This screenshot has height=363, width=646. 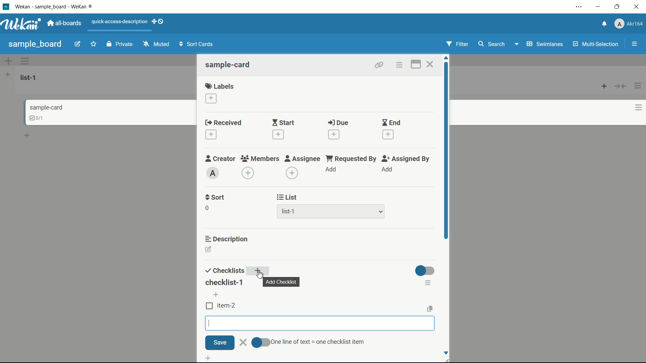 I want to click on scroll down, so click(x=445, y=353).